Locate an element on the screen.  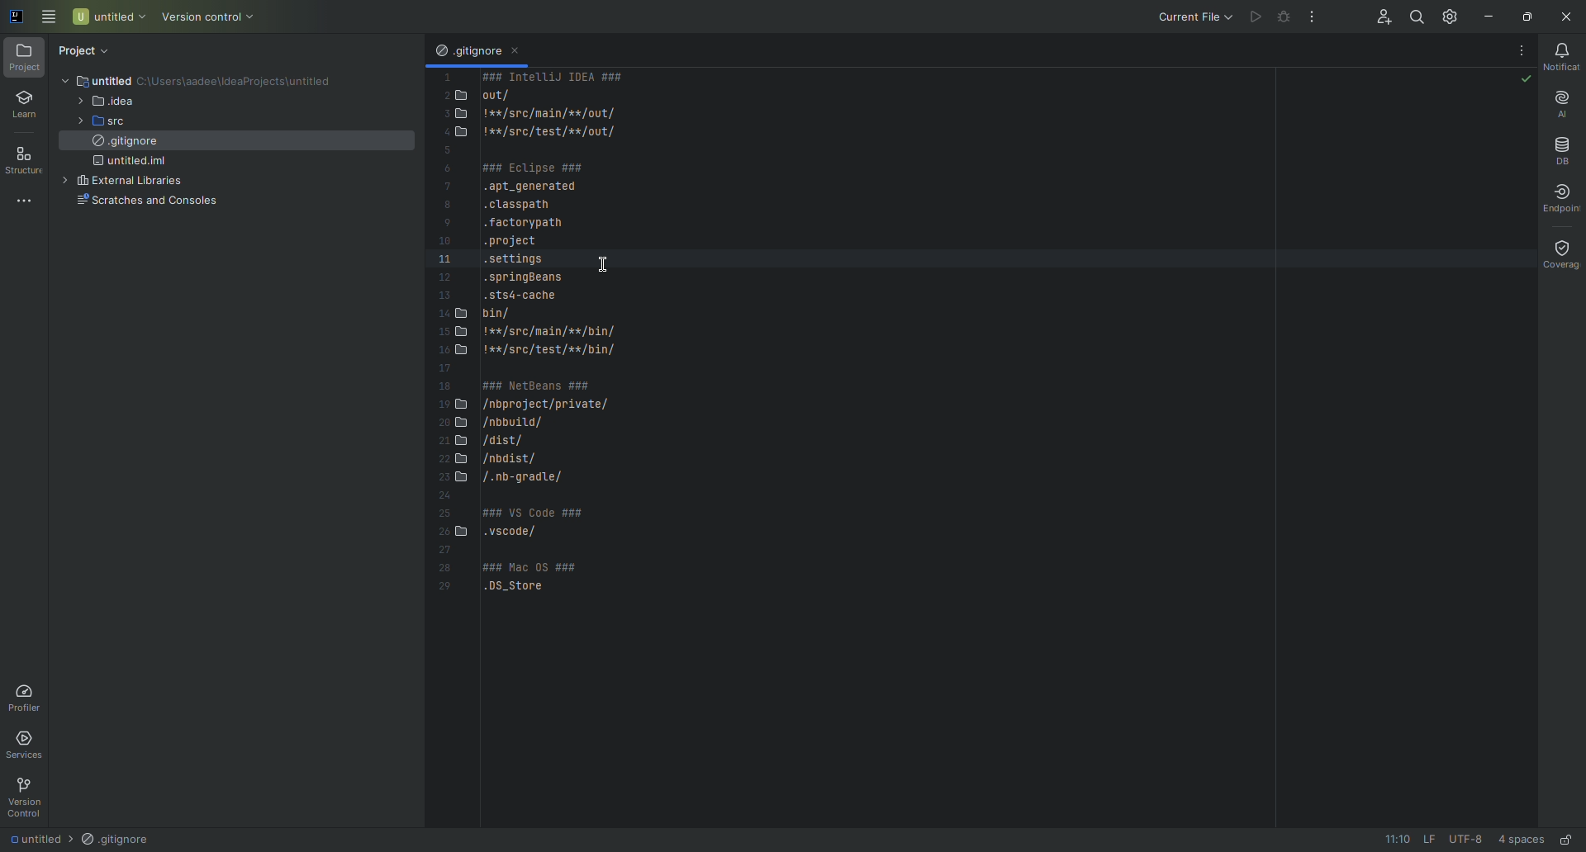
Version control is located at coordinates (211, 16).